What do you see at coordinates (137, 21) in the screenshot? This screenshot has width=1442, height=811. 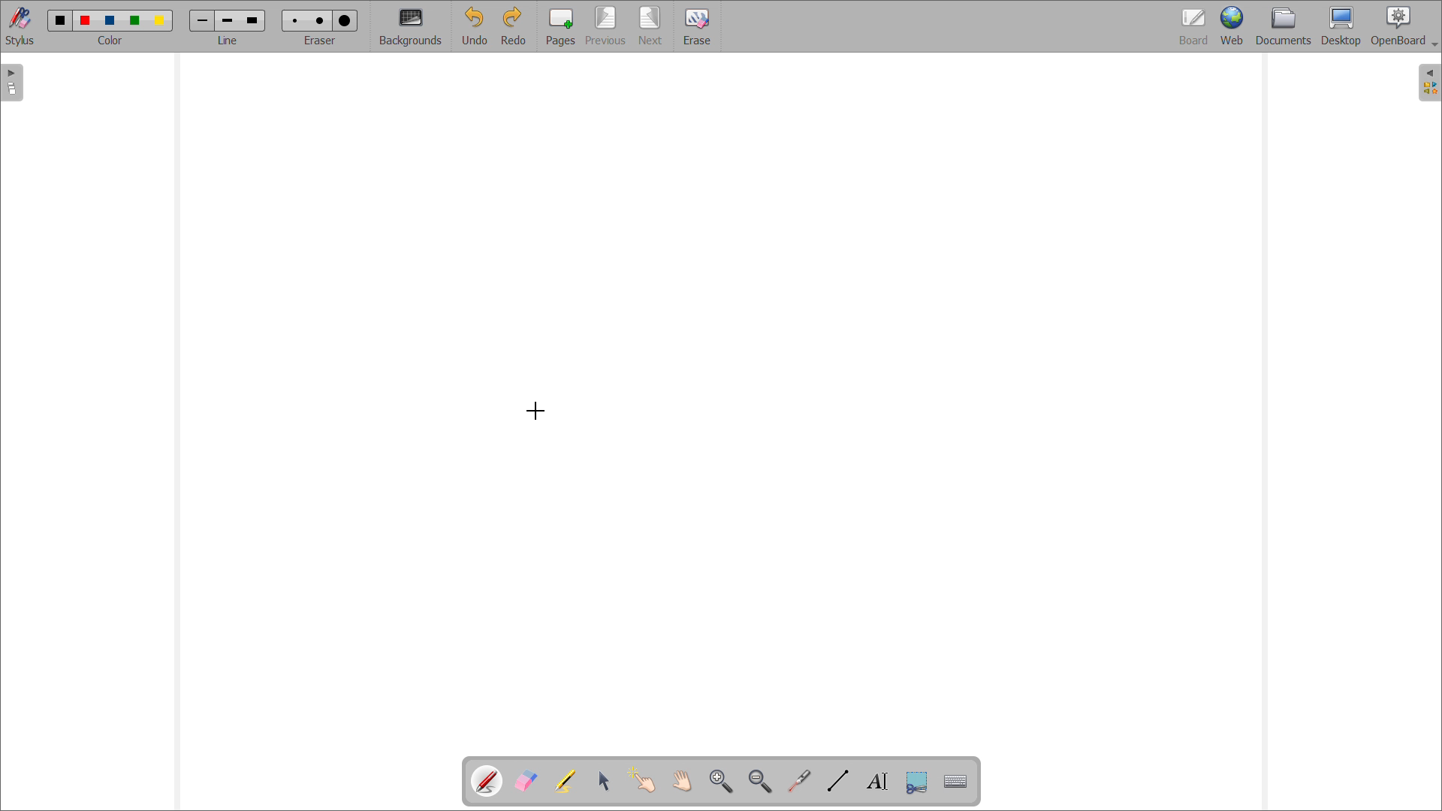 I see `color` at bounding box center [137, 21].